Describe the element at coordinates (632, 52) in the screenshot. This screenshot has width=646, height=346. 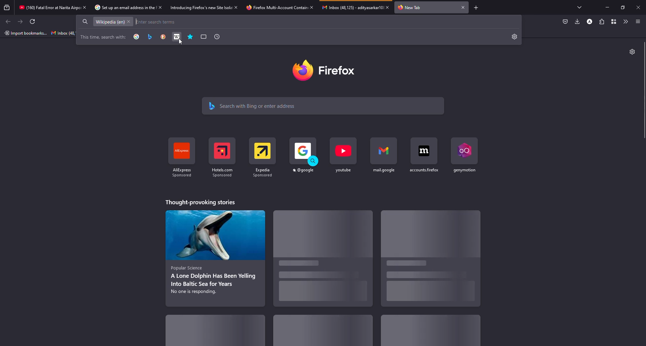
I see `settings` at that location.